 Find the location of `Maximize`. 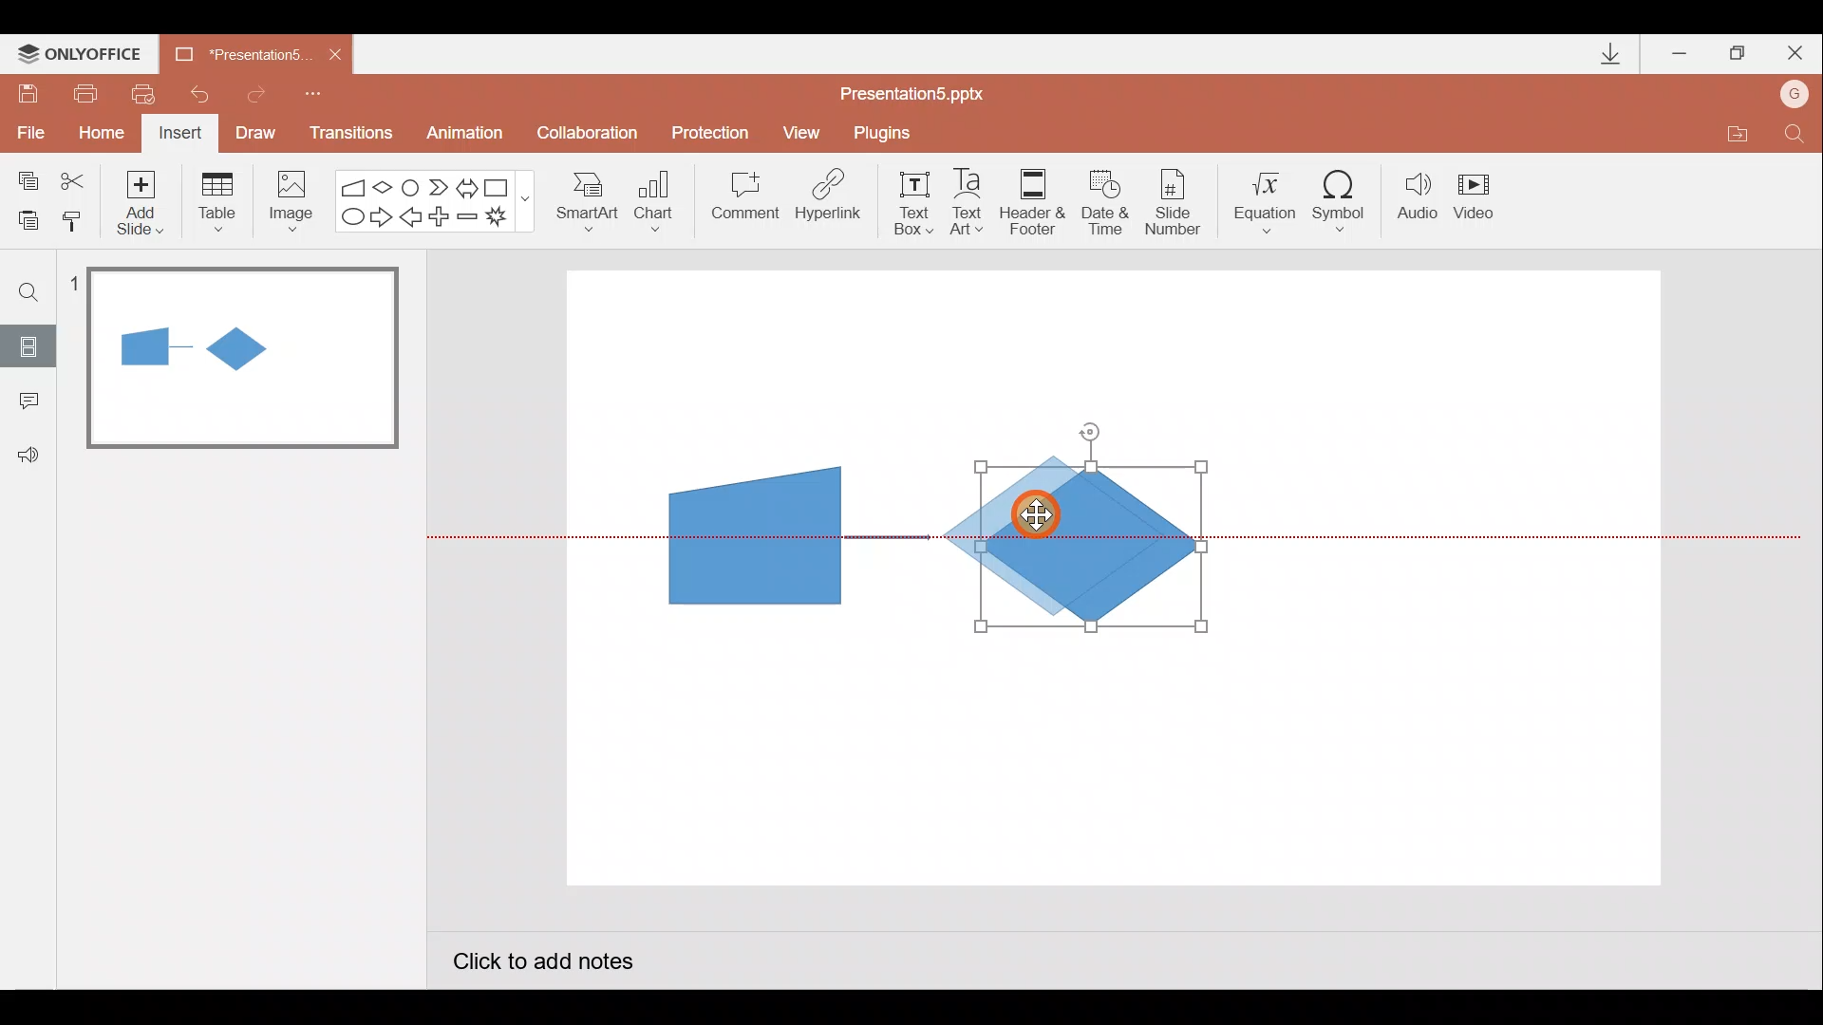

Maximize is located at coordinates (1738, 54).